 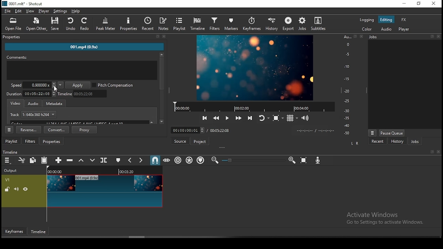 What do you see at coordinates (392, 133) in the screenshot?
I see `pause queue` at bounding box center [392, 133].